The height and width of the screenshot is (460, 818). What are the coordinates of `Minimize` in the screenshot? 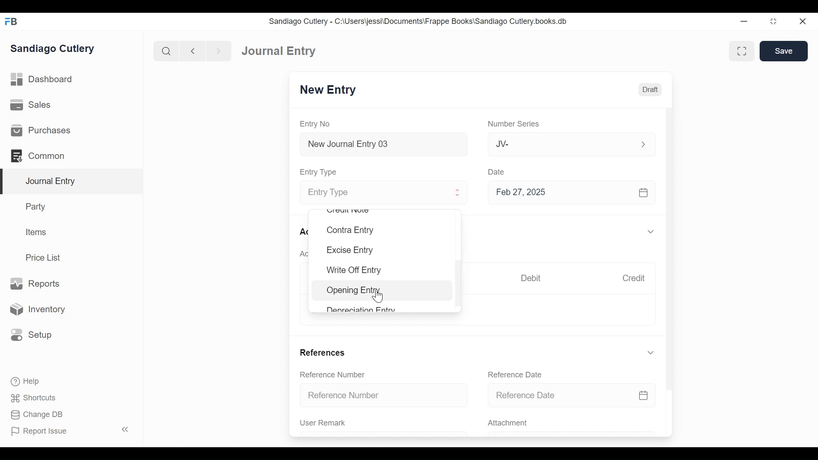 It's located at (745, 21).